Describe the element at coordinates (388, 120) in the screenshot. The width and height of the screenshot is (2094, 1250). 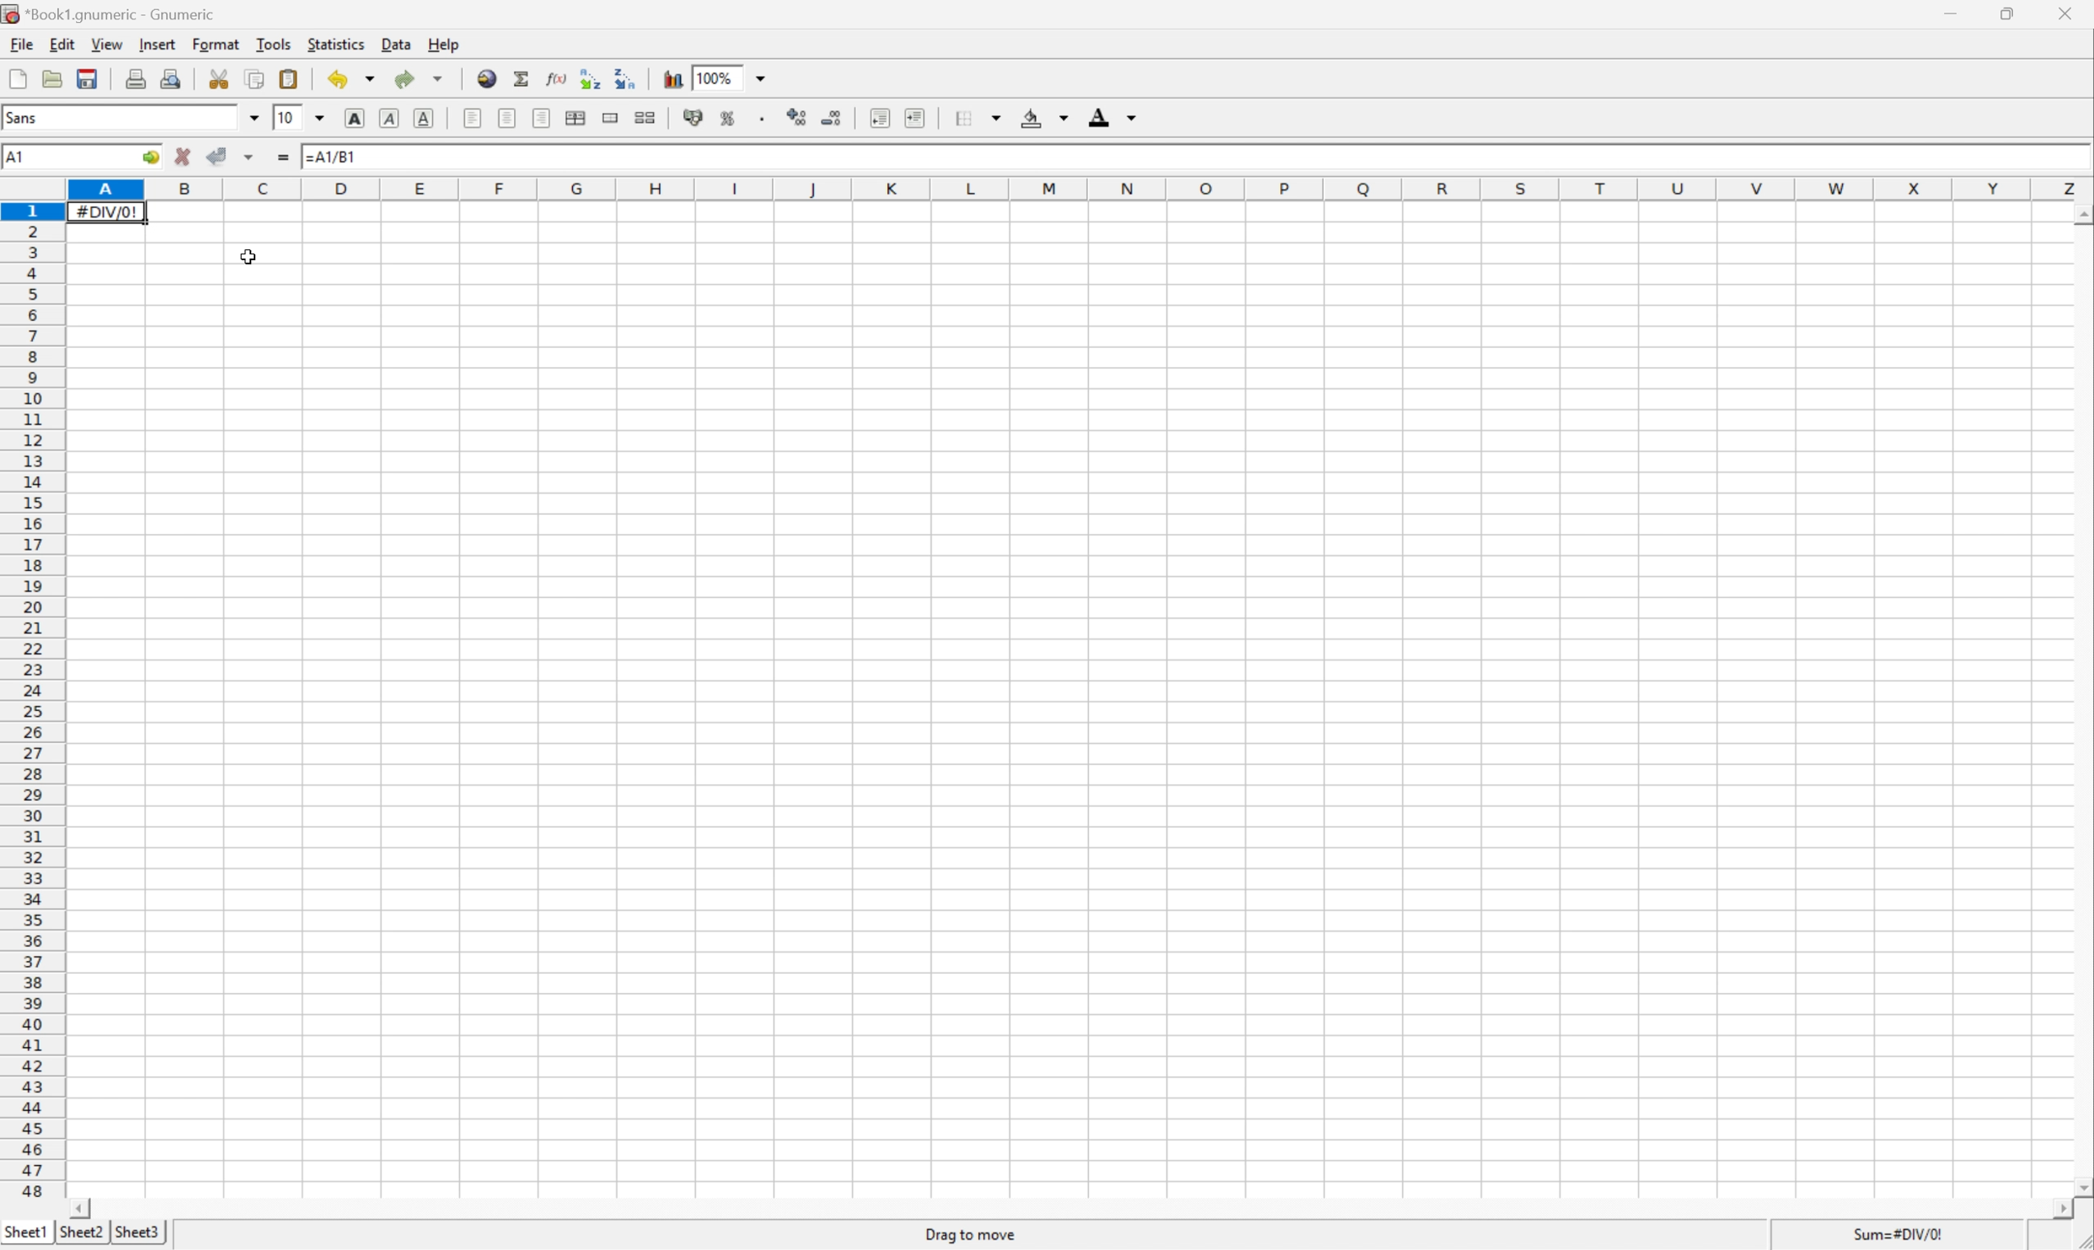
I see `Italic` at that location.